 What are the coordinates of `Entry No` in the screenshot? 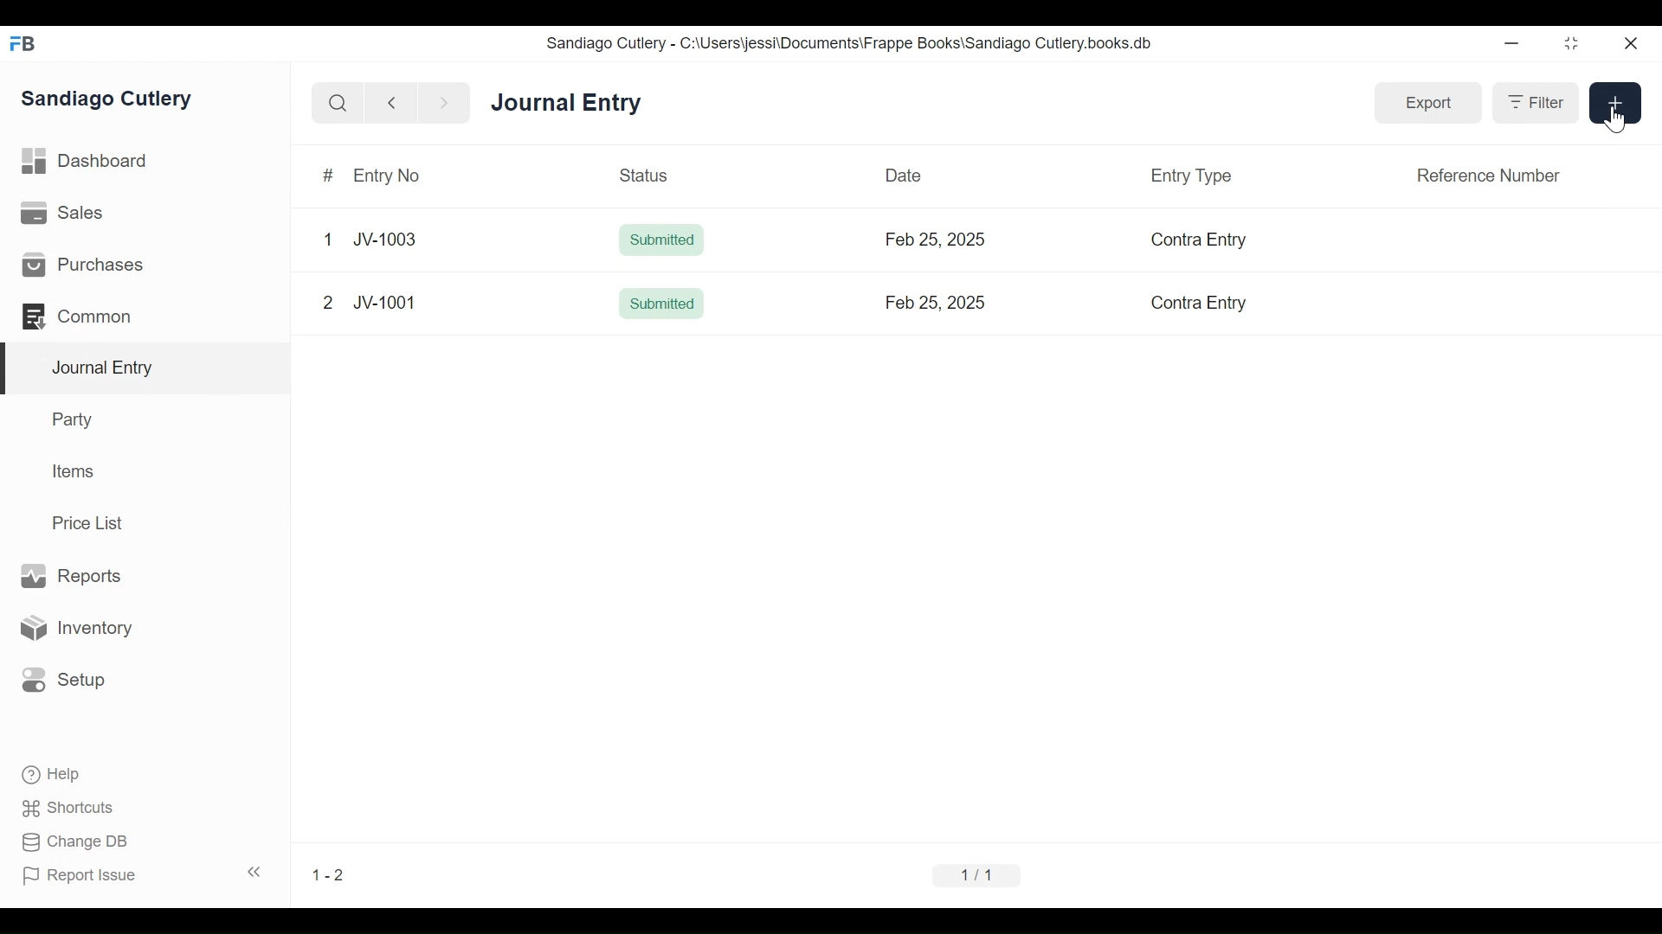 It's located at (390, 176).